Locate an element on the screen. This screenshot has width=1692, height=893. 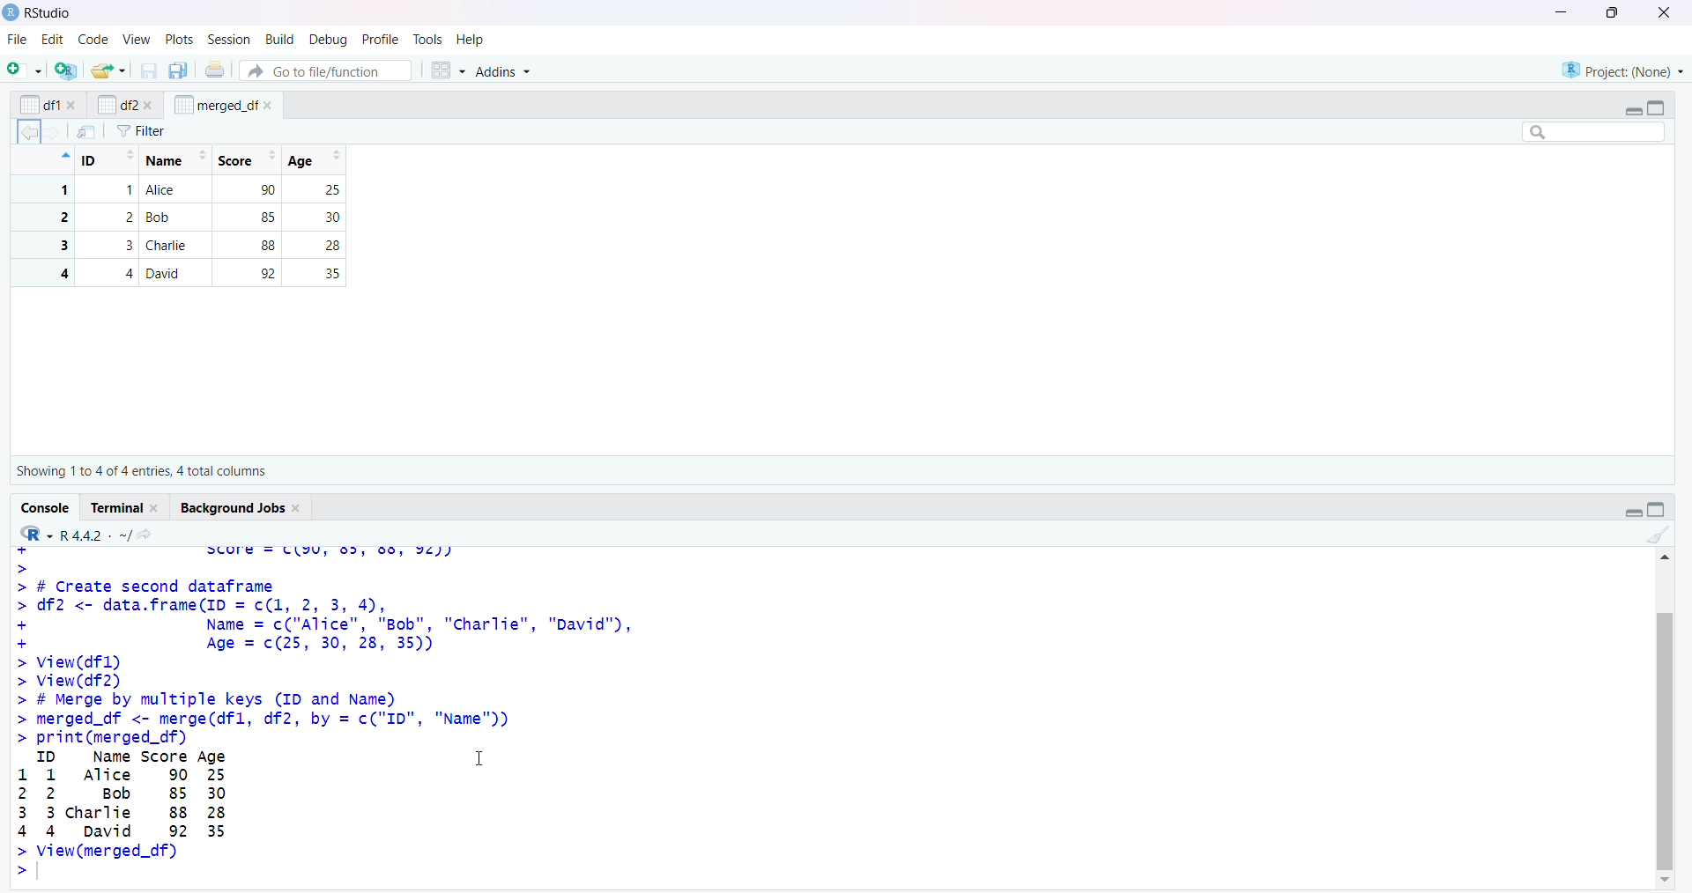
share icon is located at coordinates (145, 535).